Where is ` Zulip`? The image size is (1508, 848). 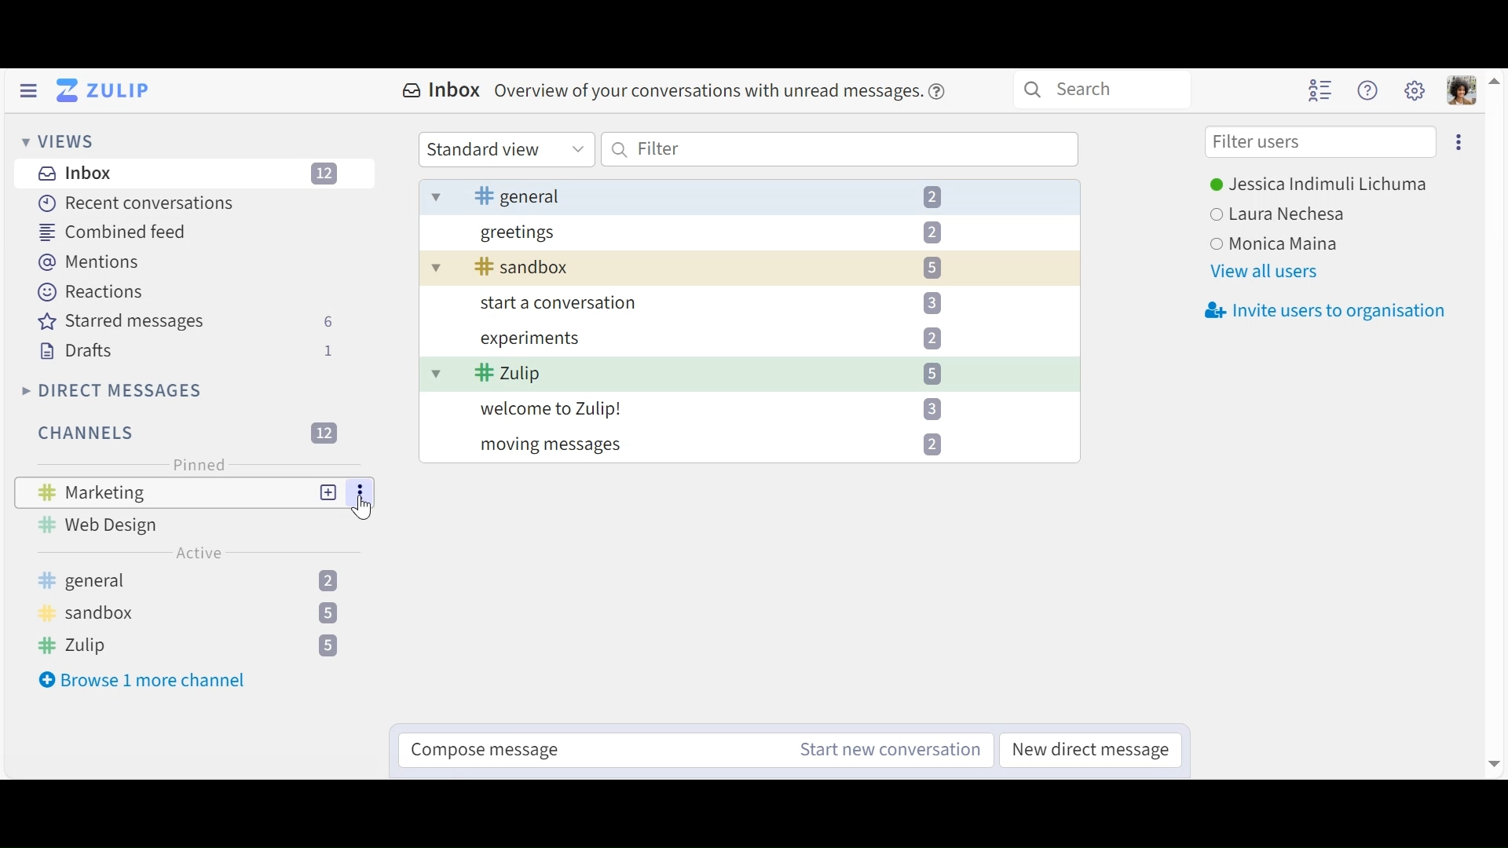  Zulip is located at coordinates (720, 375).